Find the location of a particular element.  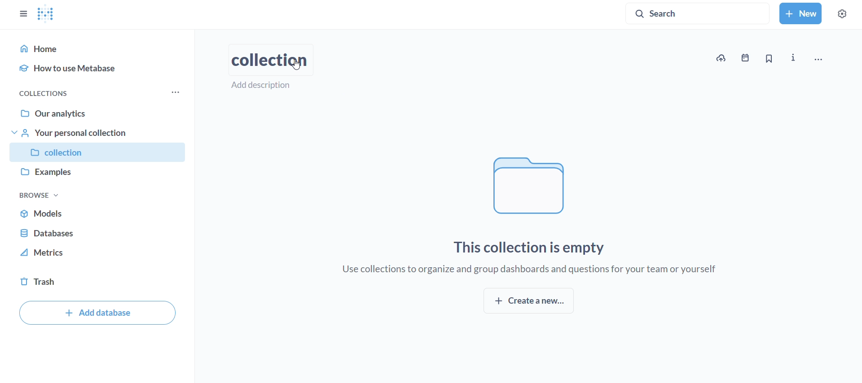

create new collection is located at coordinates (528, 301).